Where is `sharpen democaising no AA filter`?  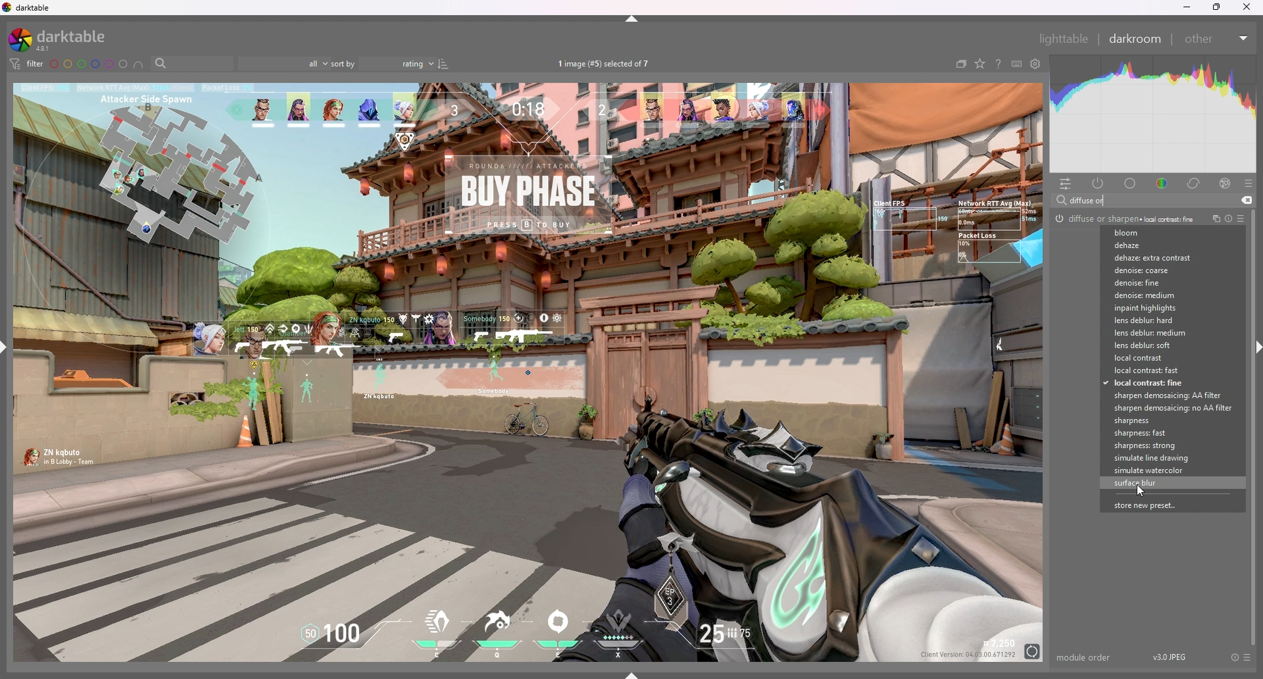 sharpen democaising no AA filter is located at coordinates (1170, 408).